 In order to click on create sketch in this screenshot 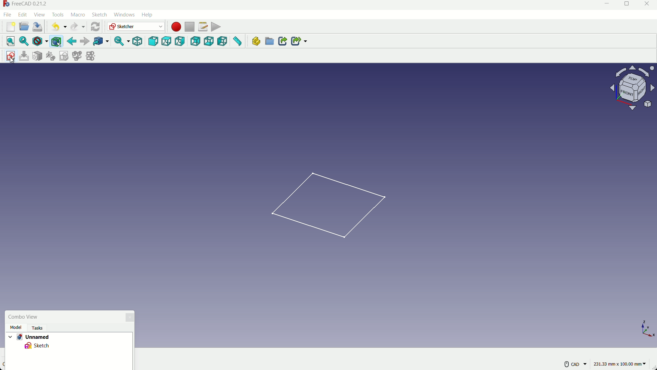, I will do `click(11, 57)`.